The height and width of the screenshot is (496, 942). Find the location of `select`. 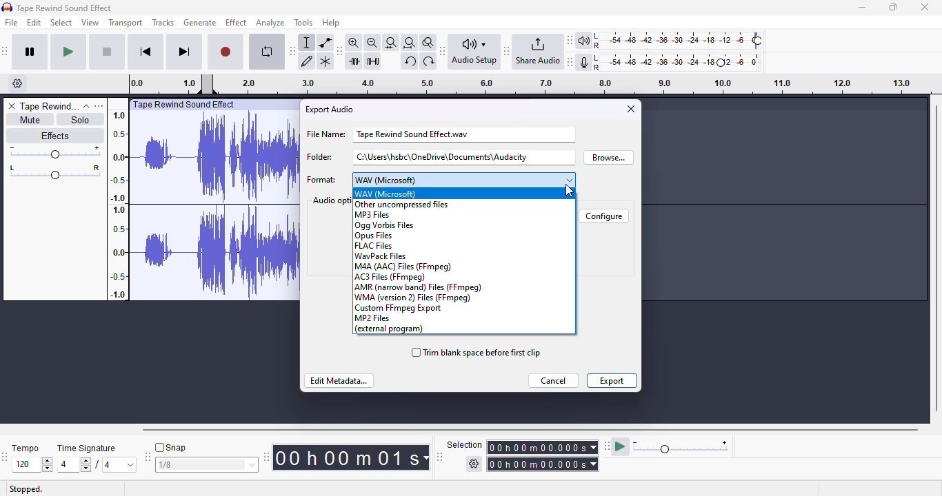

select is located at coordinates (62, 22).